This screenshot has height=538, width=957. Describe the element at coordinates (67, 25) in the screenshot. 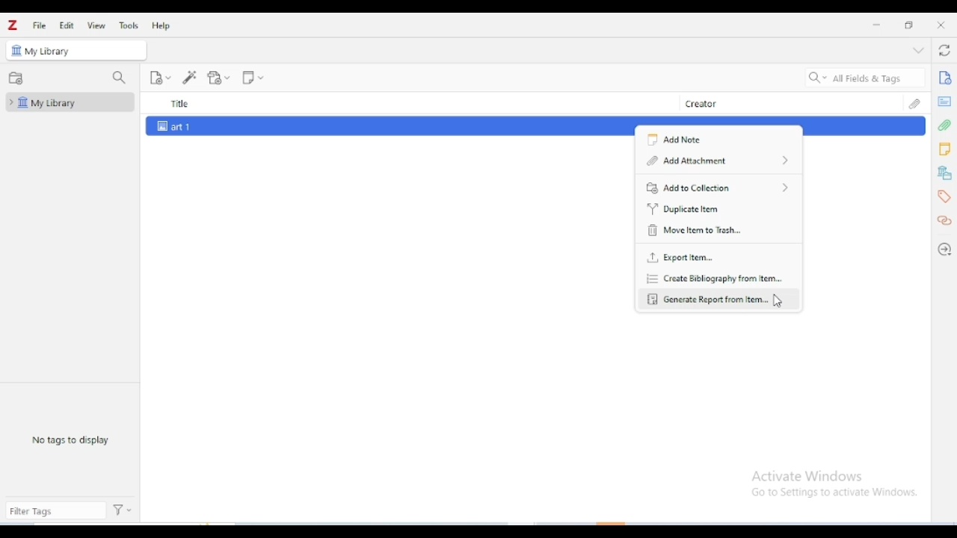

I see `edit` at that location.